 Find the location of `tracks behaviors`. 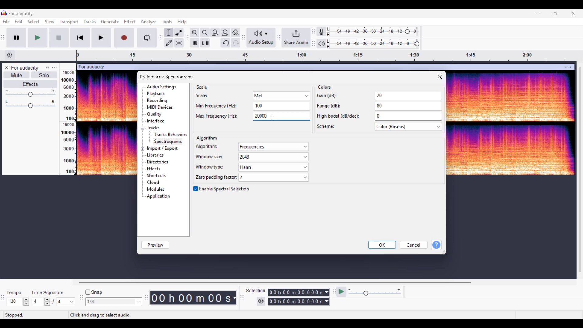

tracks behaviors is located at coordinates (170, 134).